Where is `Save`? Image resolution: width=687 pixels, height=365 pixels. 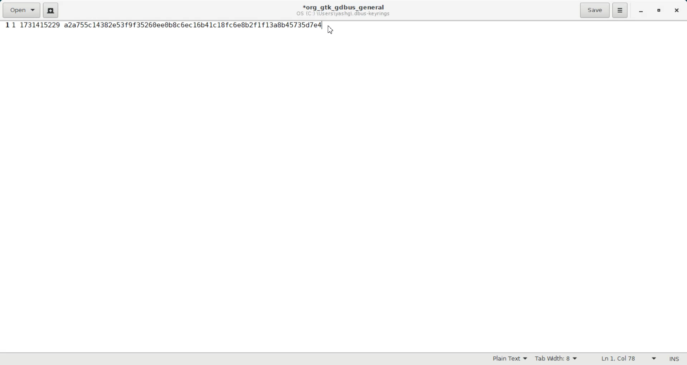 Save is located at coordinates (594, 10).